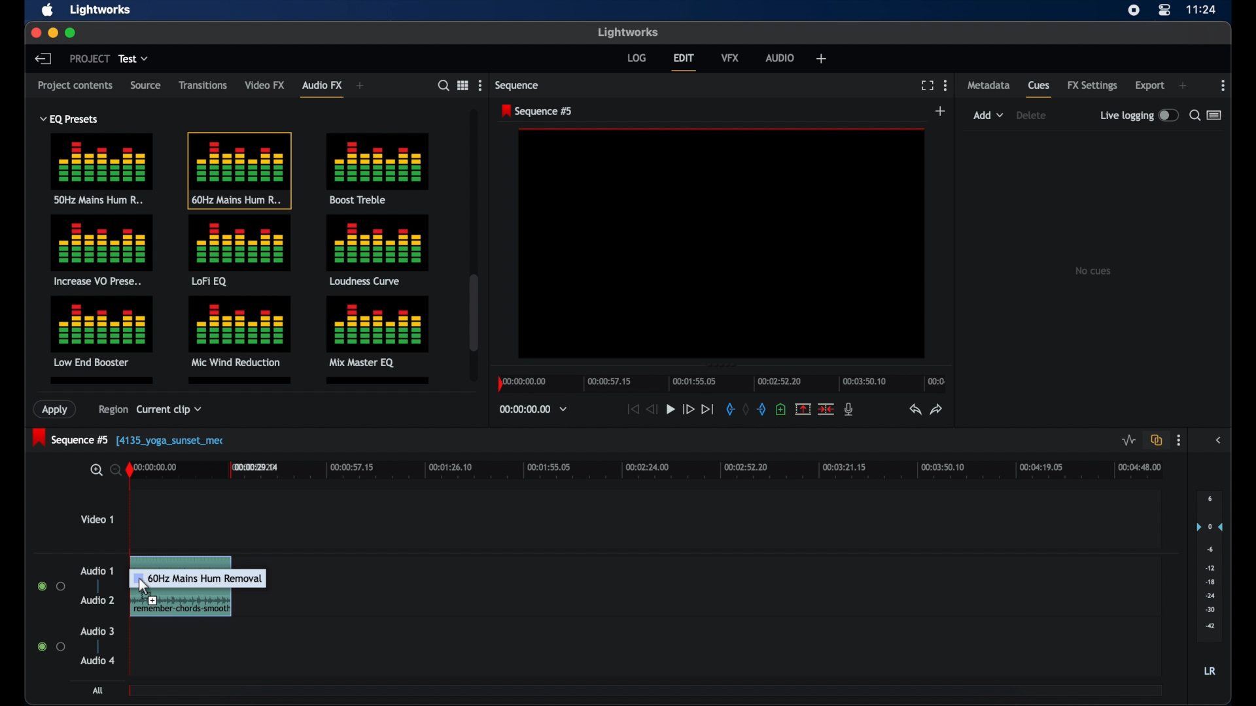 This screenshot has width=1256, height=706. Describe the element at coordinates (43, 58) in the screenshot. I see `back` at that location.